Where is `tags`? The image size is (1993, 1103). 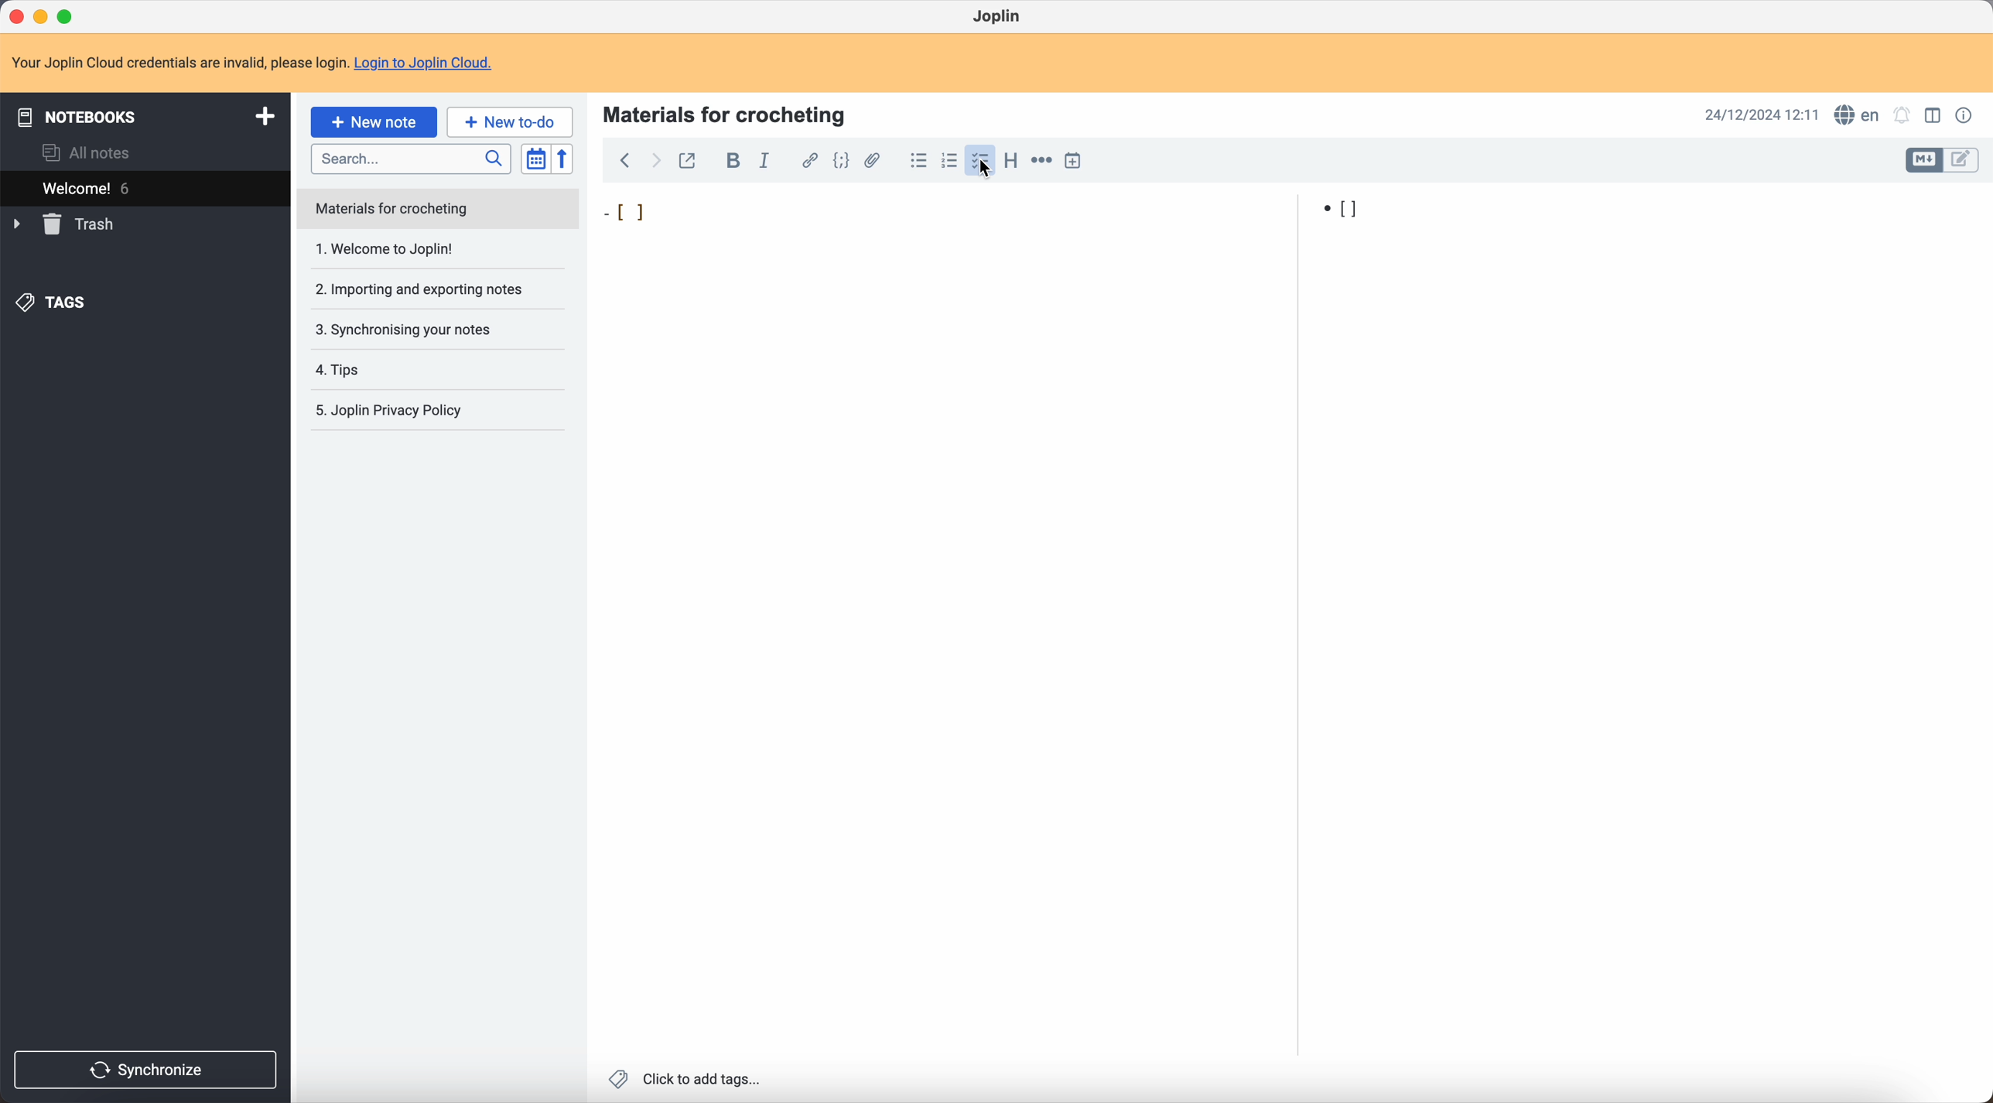
tags is located at coordinates (55, 304).